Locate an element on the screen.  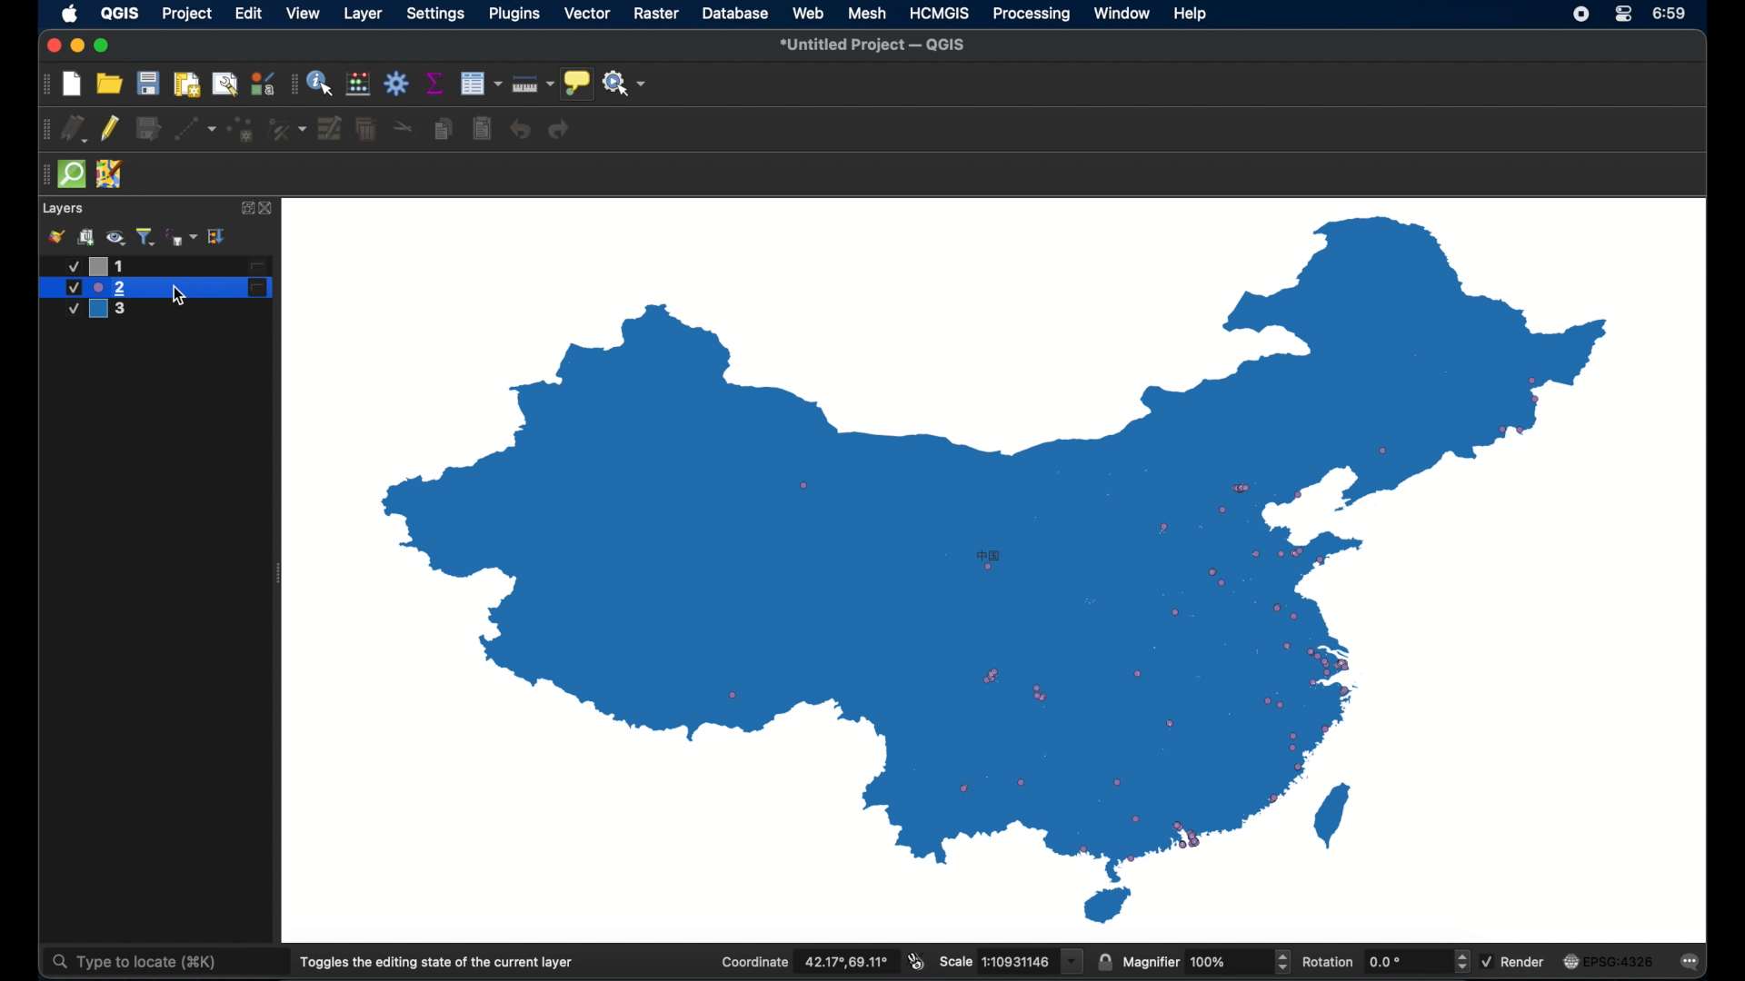
lock scale is located at coordinates (1104, 962).